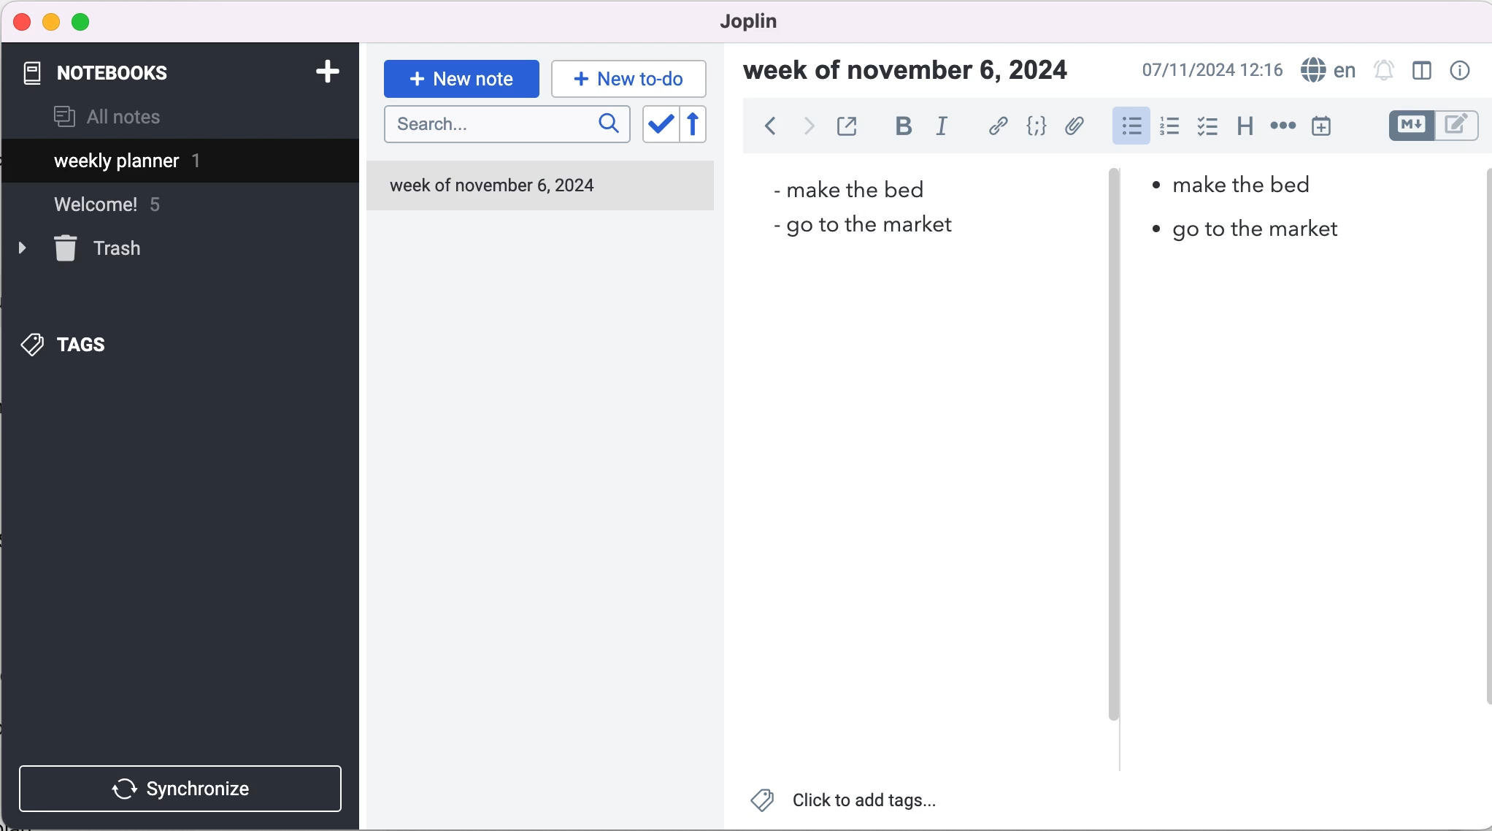 The width and height of the screenshot is (1492, 831). I want to click on add file, so click(1074, 129).